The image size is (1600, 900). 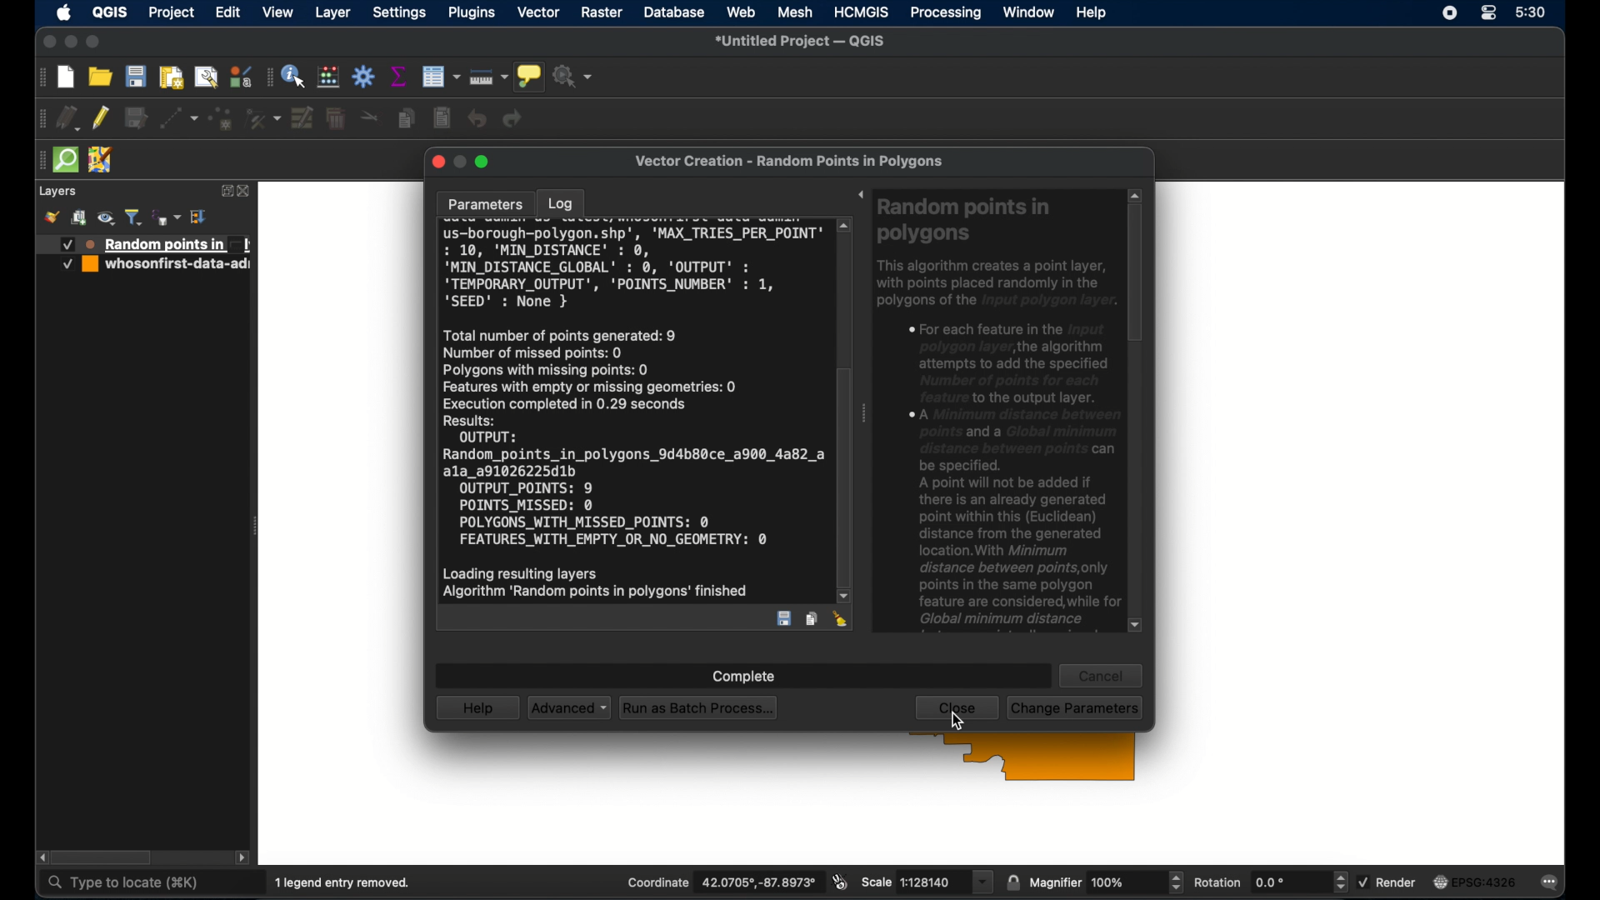 What do you see at coordinates (364, 77) in the screenshot?
I see `toolbox` at bounding box center [364, 77].